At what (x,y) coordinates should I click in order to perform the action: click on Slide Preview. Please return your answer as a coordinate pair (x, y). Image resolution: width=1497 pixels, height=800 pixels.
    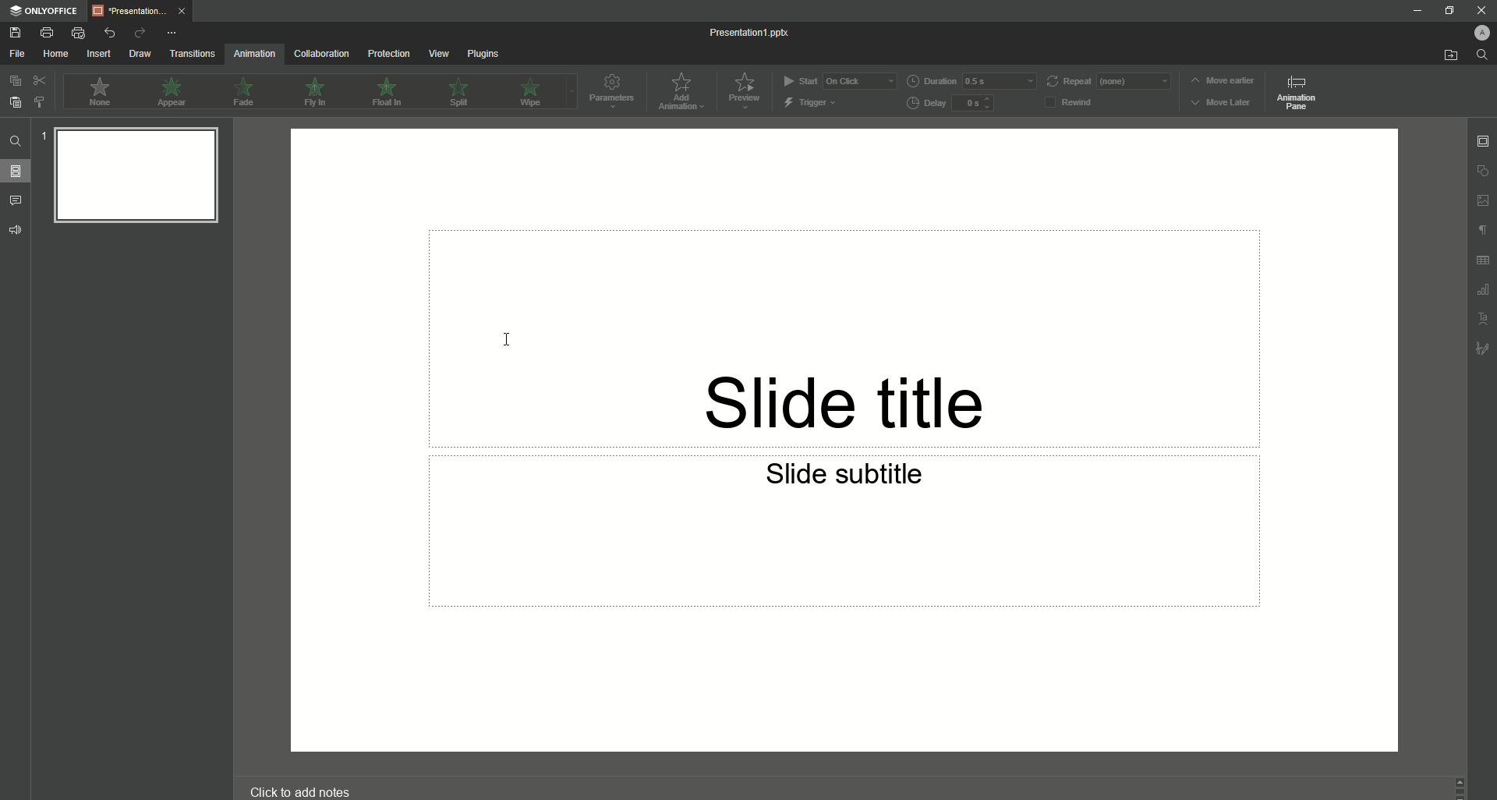
    Looking at the image, I should click on (132, 180).